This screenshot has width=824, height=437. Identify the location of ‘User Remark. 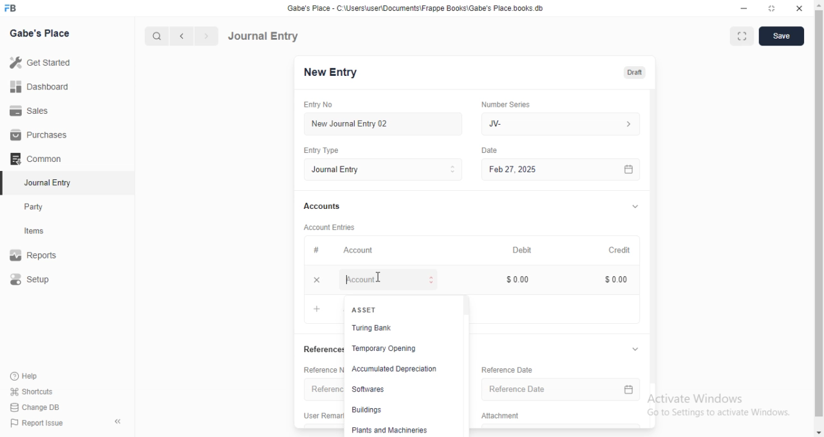
(321, 415).